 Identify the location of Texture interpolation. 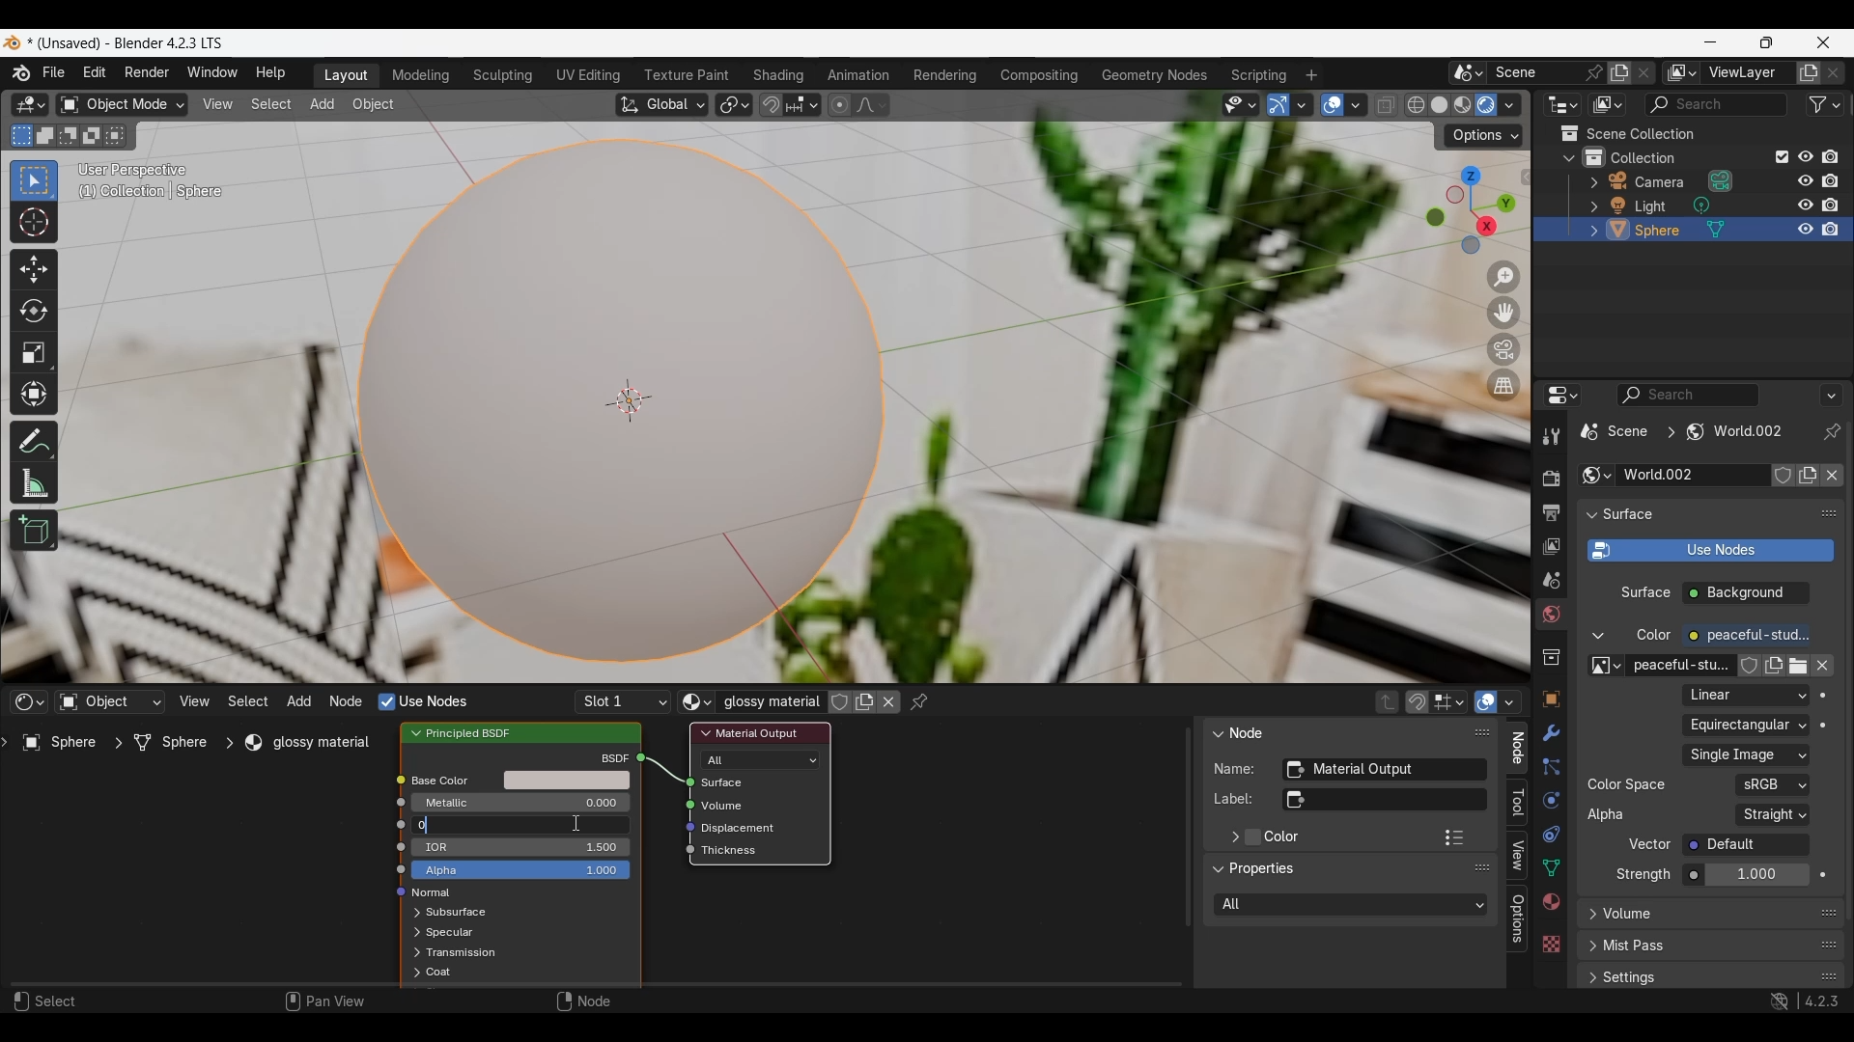
(1745, 695).